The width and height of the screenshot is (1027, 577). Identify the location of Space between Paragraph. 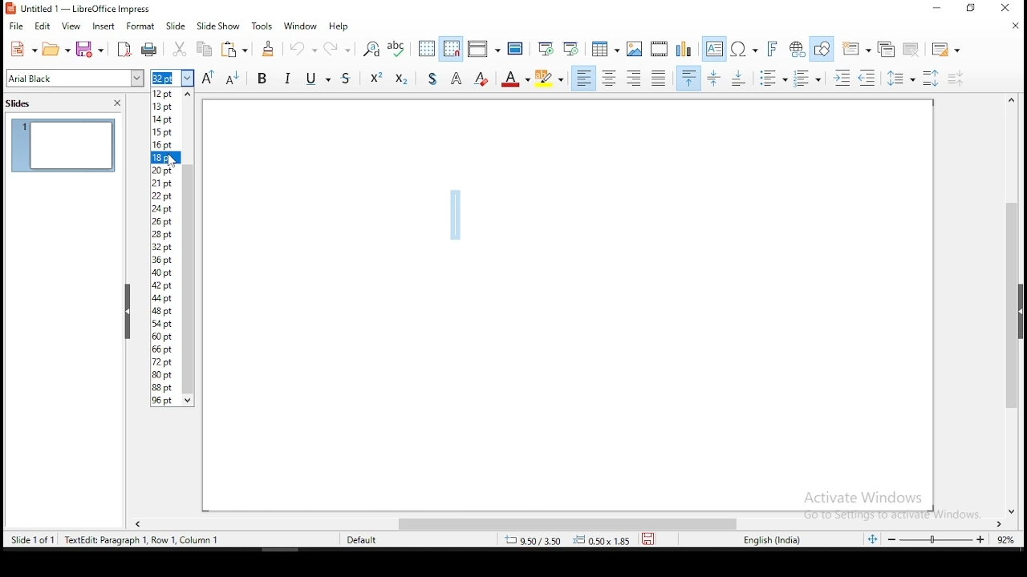
(715, 78).